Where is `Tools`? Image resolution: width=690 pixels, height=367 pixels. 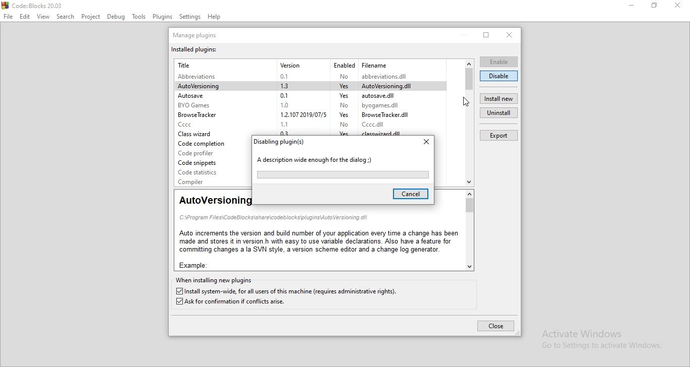 Tools is located at coordinates (139, 17).